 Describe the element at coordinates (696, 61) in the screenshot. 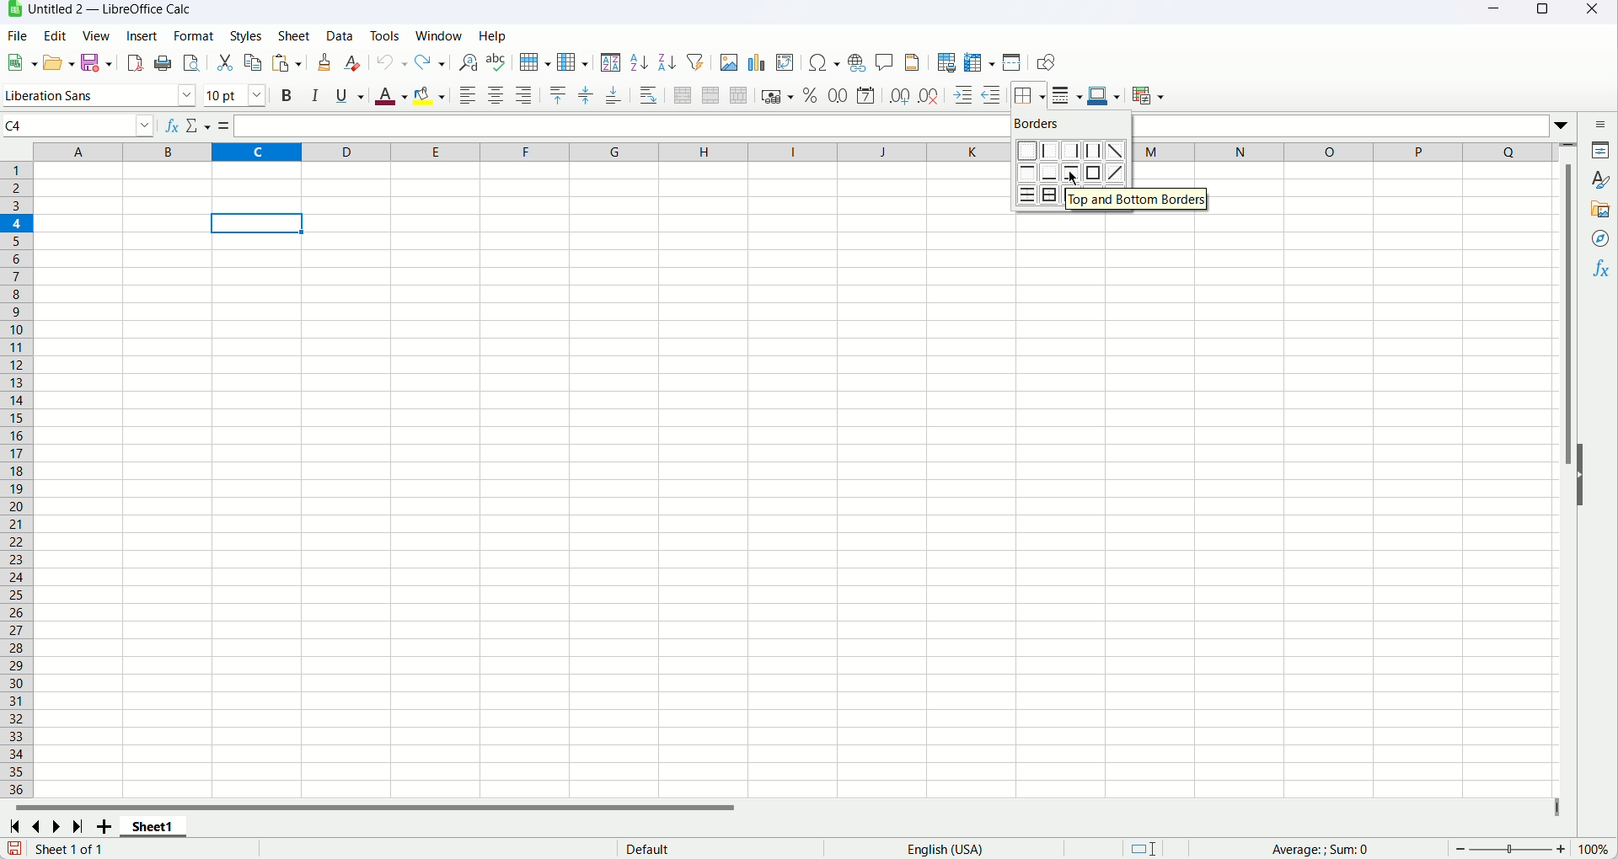

I see `Autofilter` at that location.